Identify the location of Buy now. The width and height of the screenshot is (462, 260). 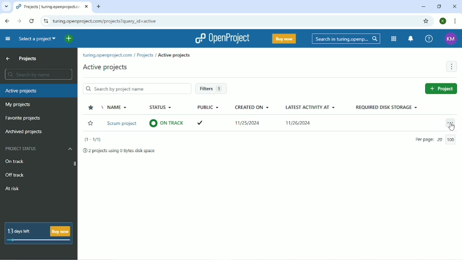
(61, 230).